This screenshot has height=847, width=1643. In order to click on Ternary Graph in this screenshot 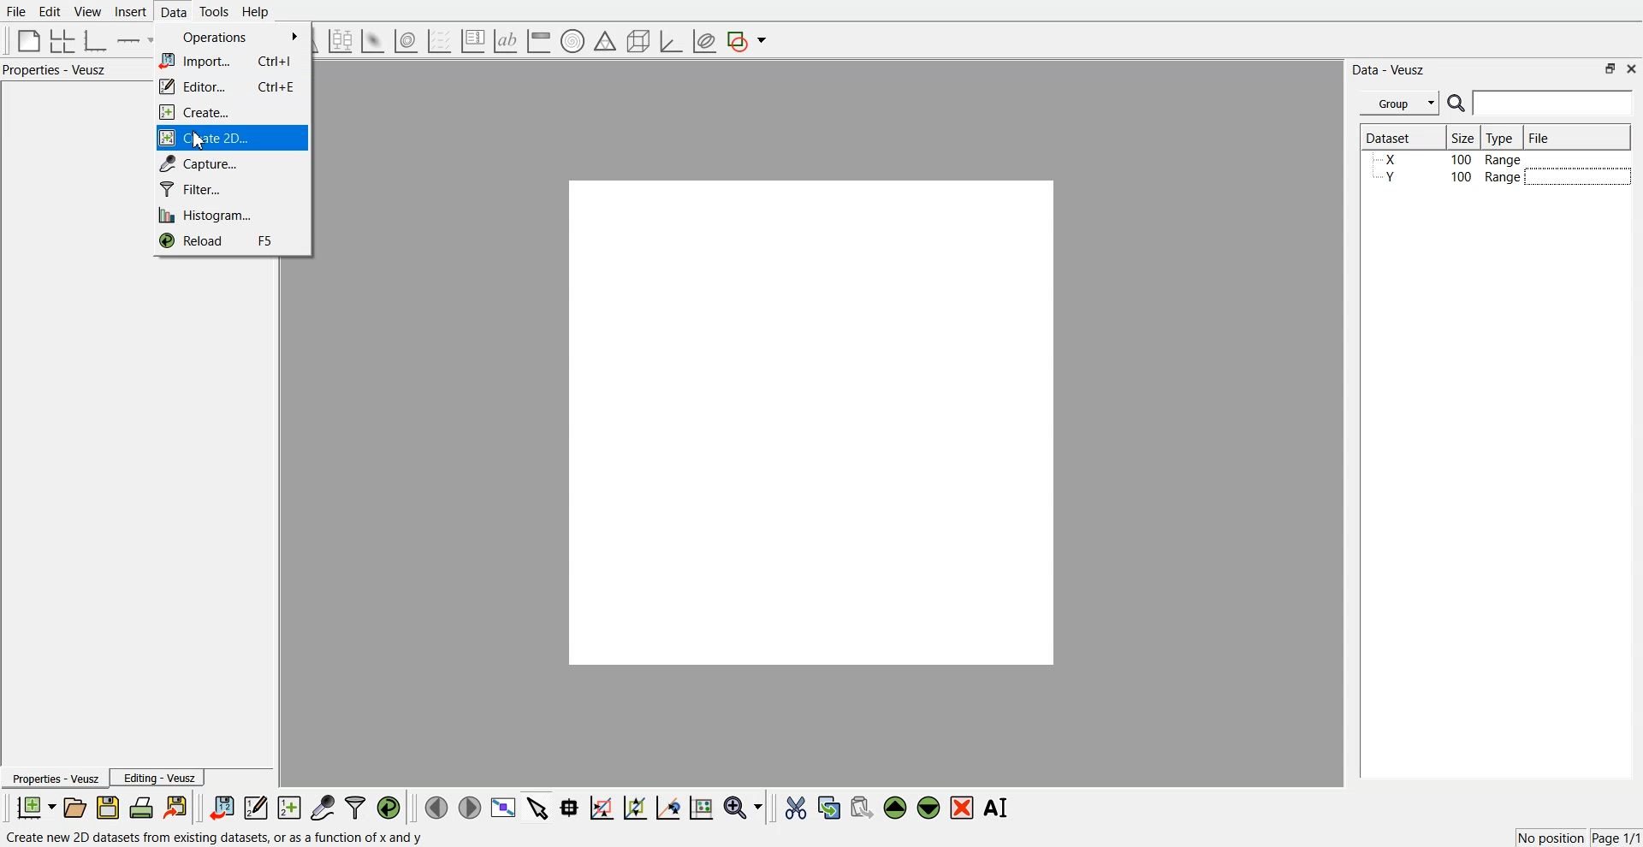, I will do `click(605, 40)`.